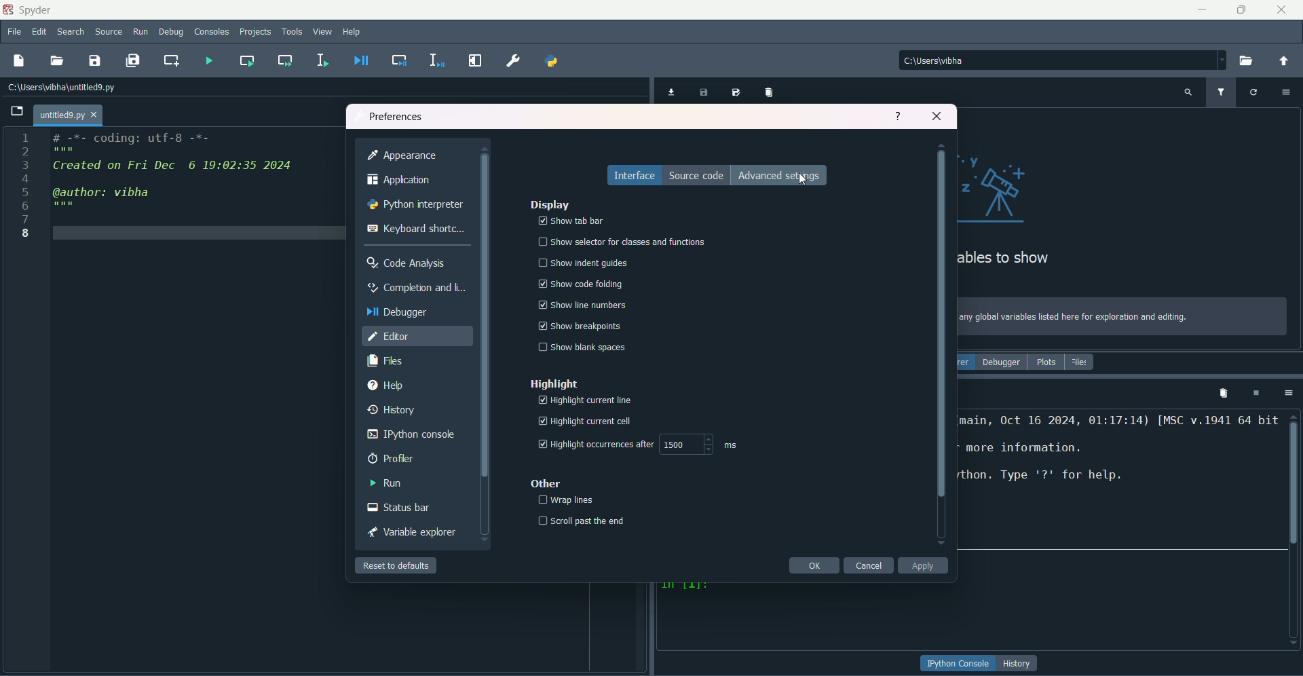 This screenshot has width=1303, height=676. What do you see at coordinates (925, 566) in the screenshot?
I see `apply` at bounding box center [925, 566].